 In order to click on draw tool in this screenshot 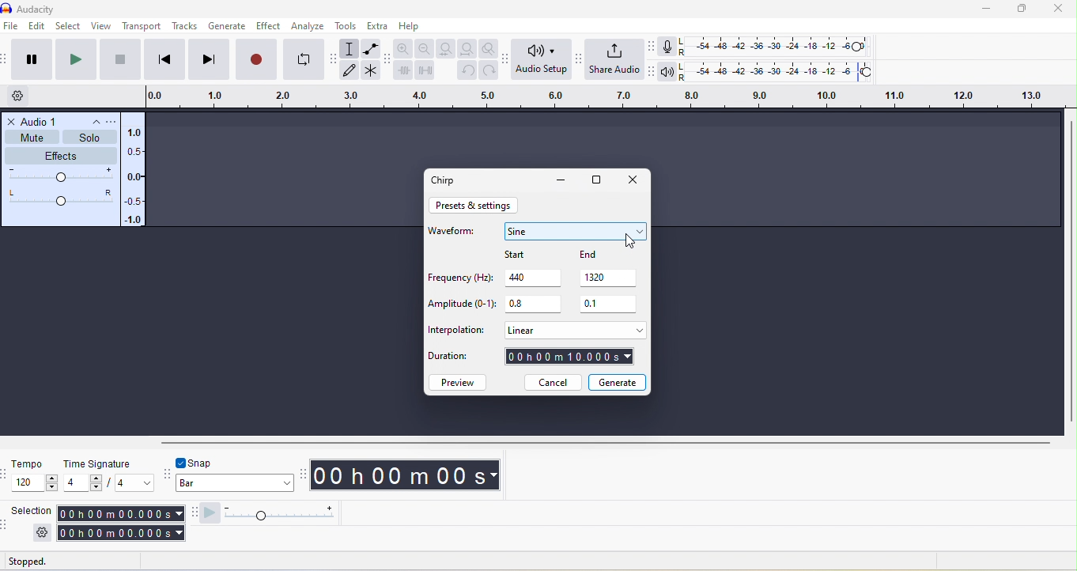, I will do `click(350, 70)`.